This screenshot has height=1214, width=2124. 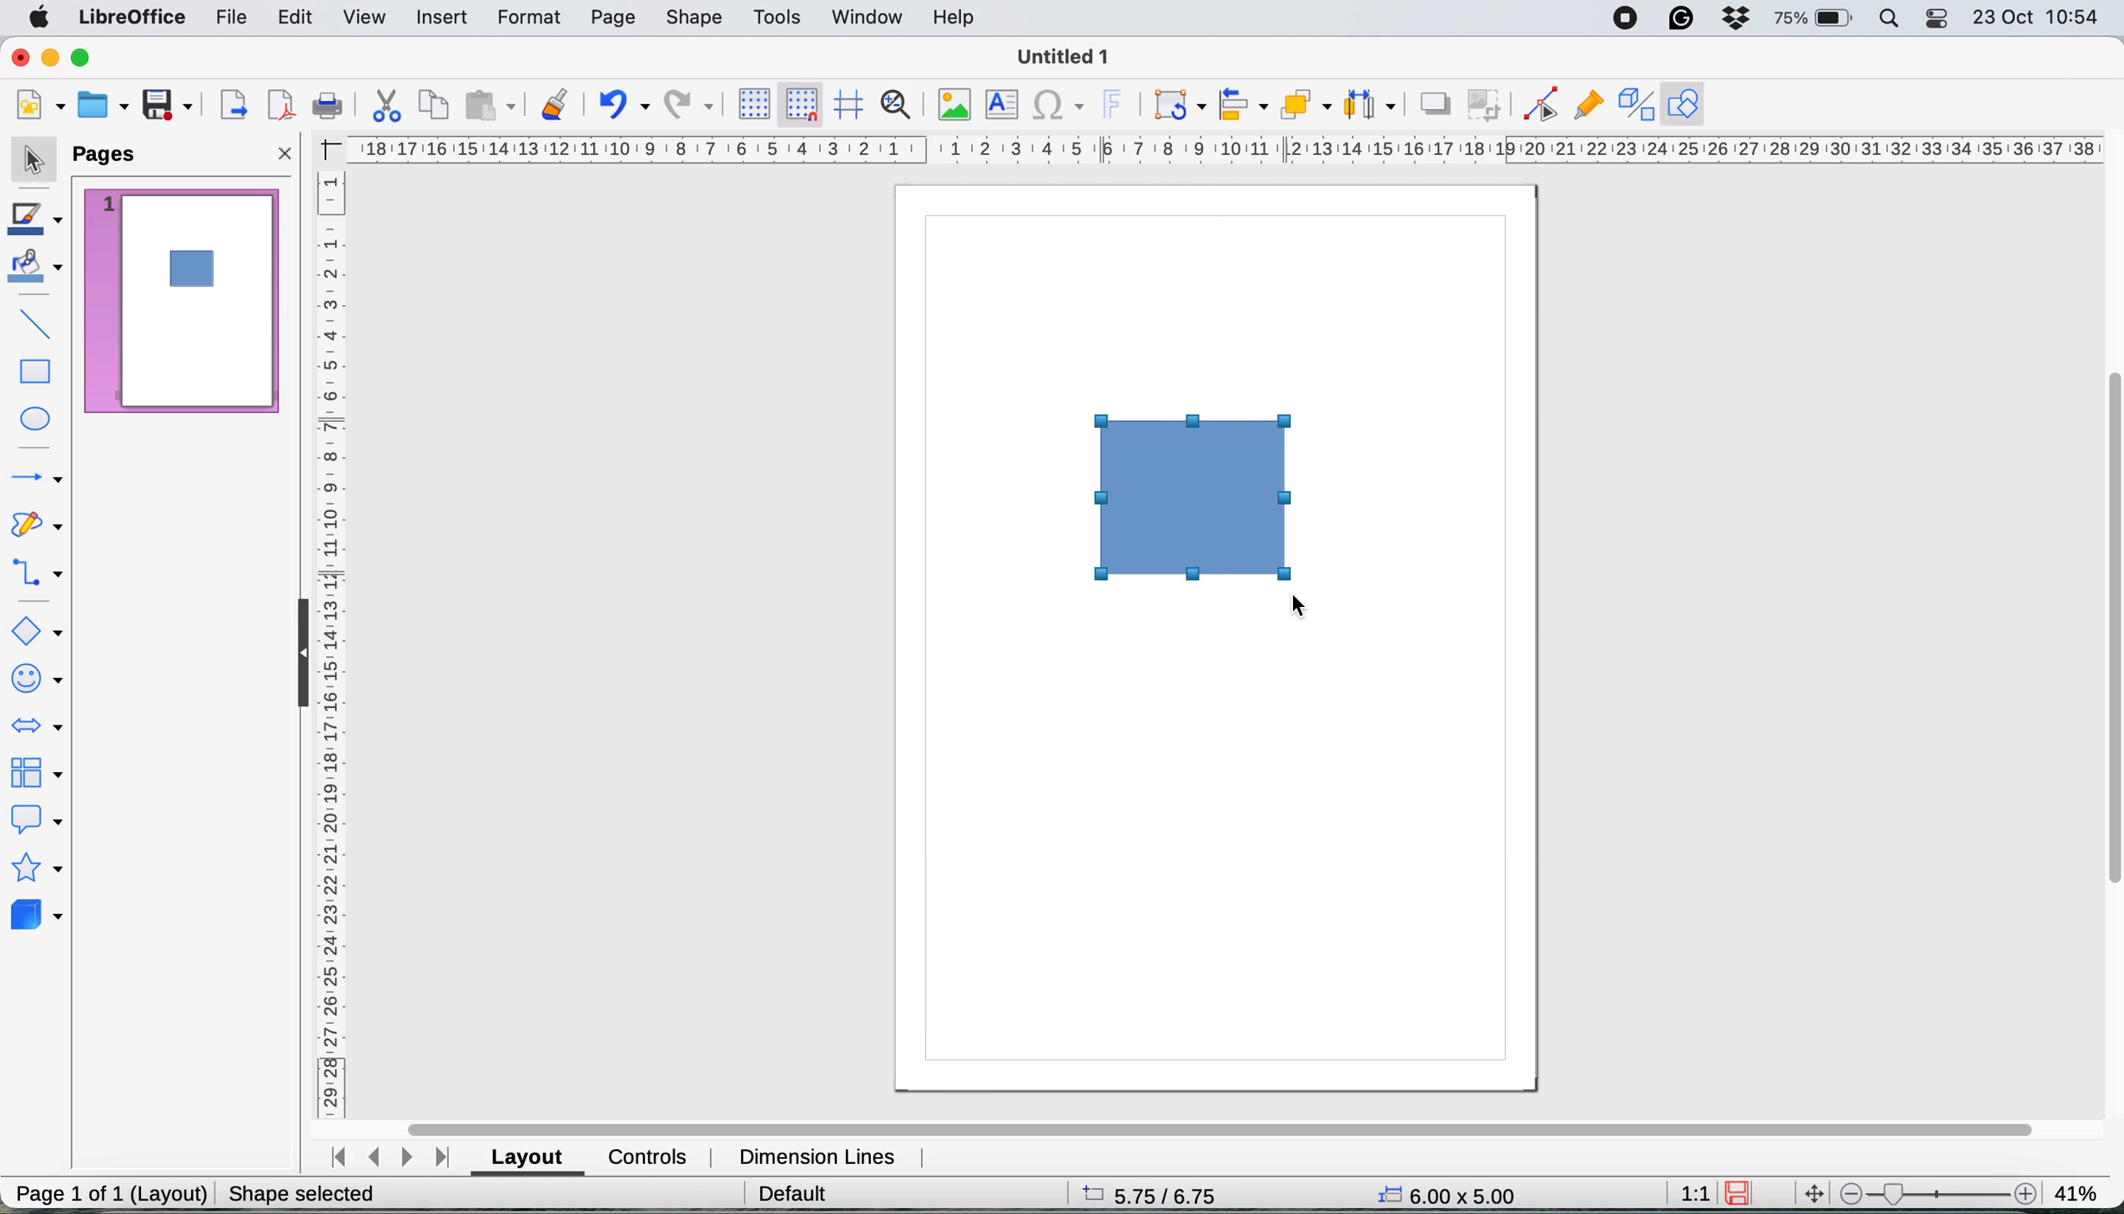 What do you see at coordinates (1686, 103) in the screenshot?
I see `show draw function` at bounding box center [1686, 103].